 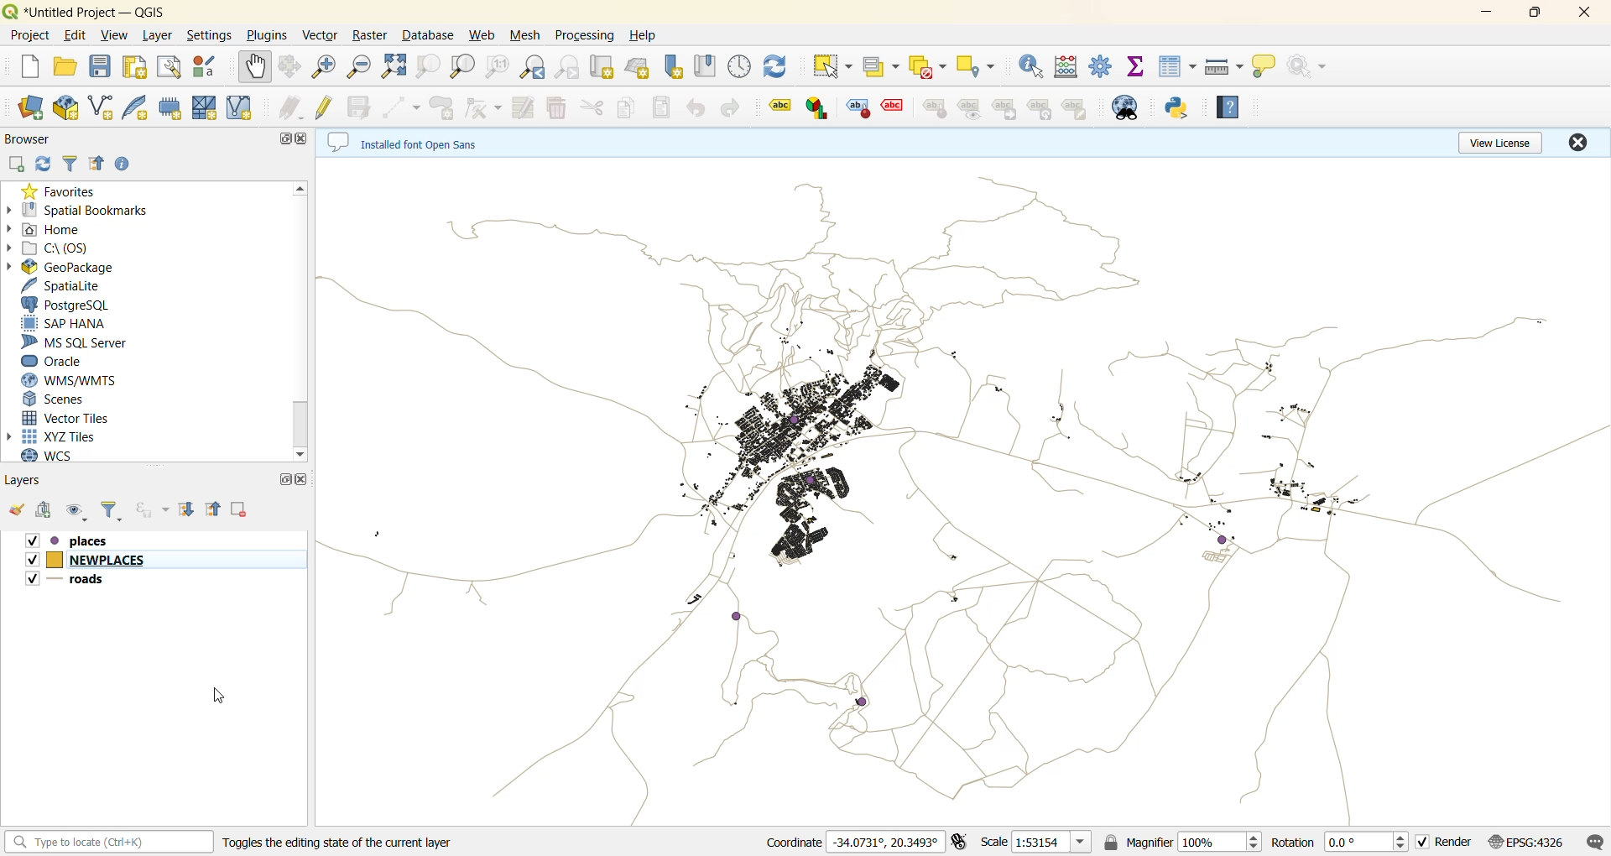 I want to click on select location, so click(x=974, y=64).